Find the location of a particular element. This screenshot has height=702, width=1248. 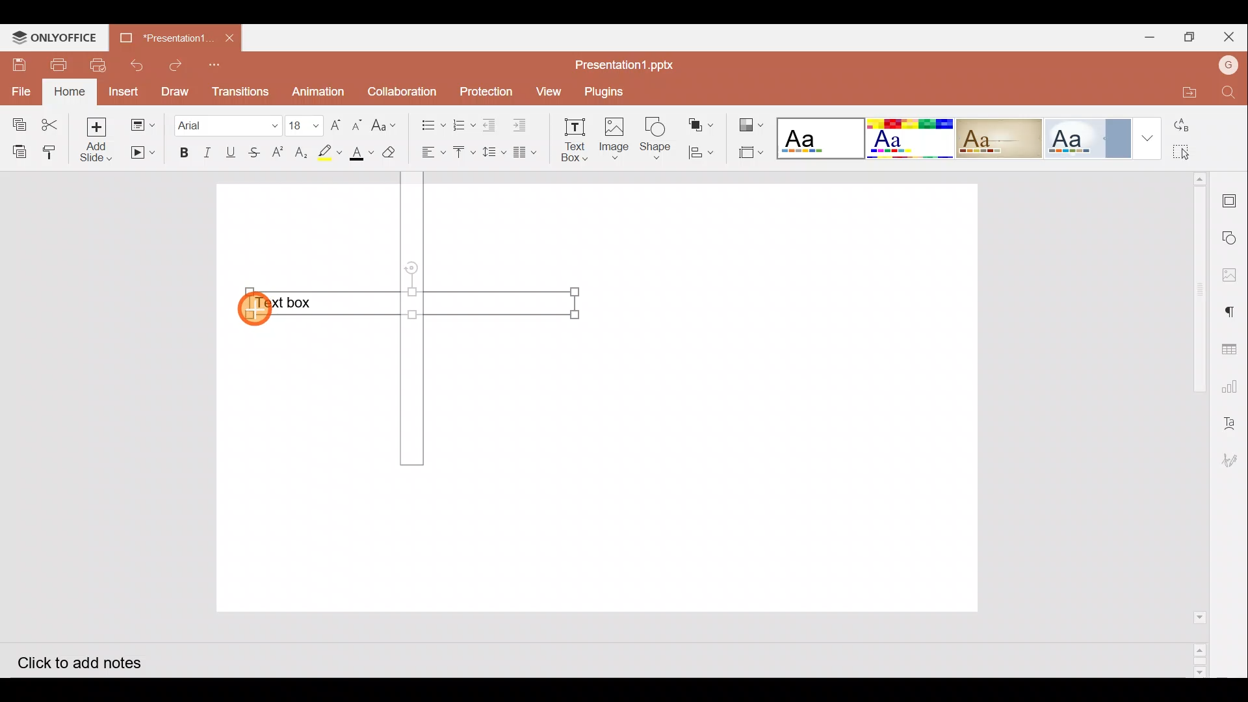

Text Art settings is located at coordinates (1232, 422).